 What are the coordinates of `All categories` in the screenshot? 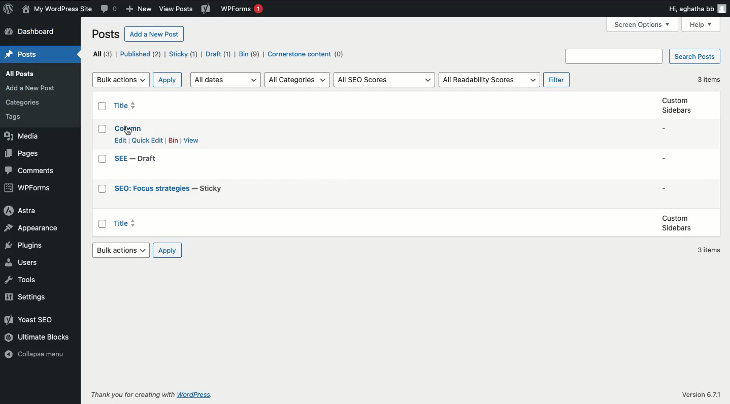 It's located at (297, 80).